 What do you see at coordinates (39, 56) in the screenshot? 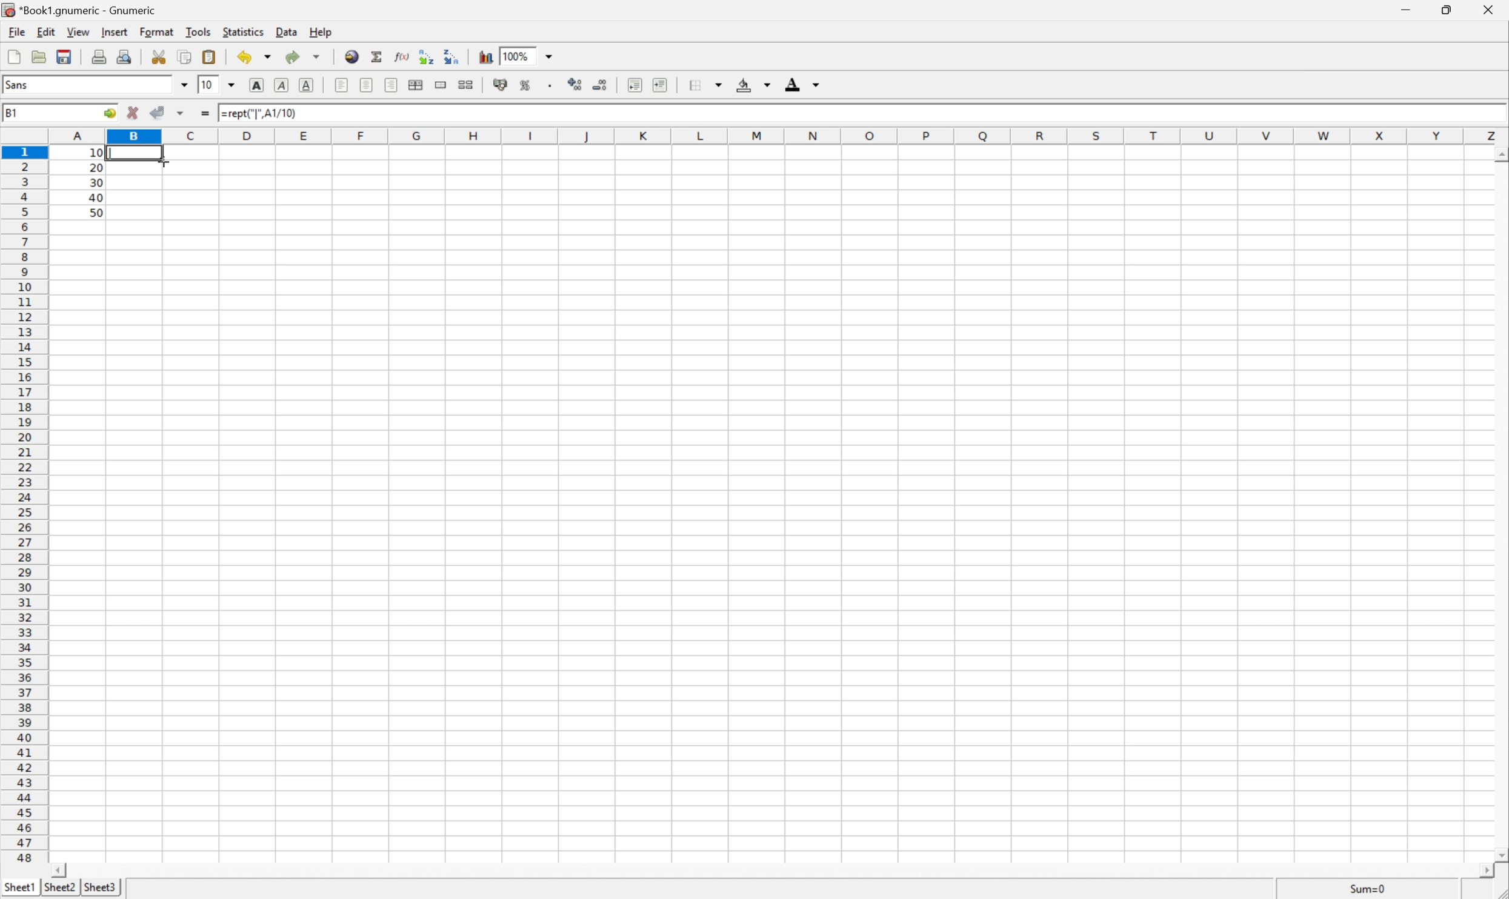
I see `Open a file` at bounding box center [39, 56].